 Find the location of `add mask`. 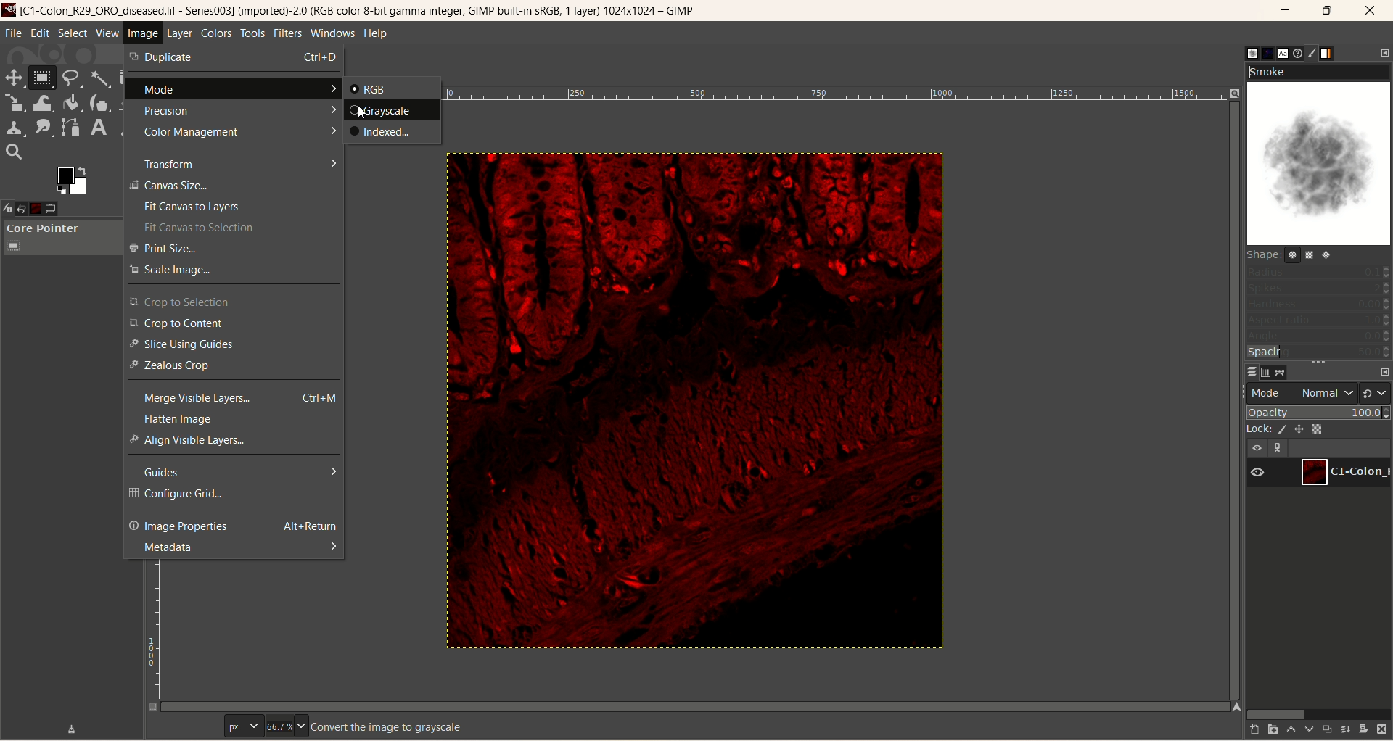

add mask is located at coordinates (1363, 731).